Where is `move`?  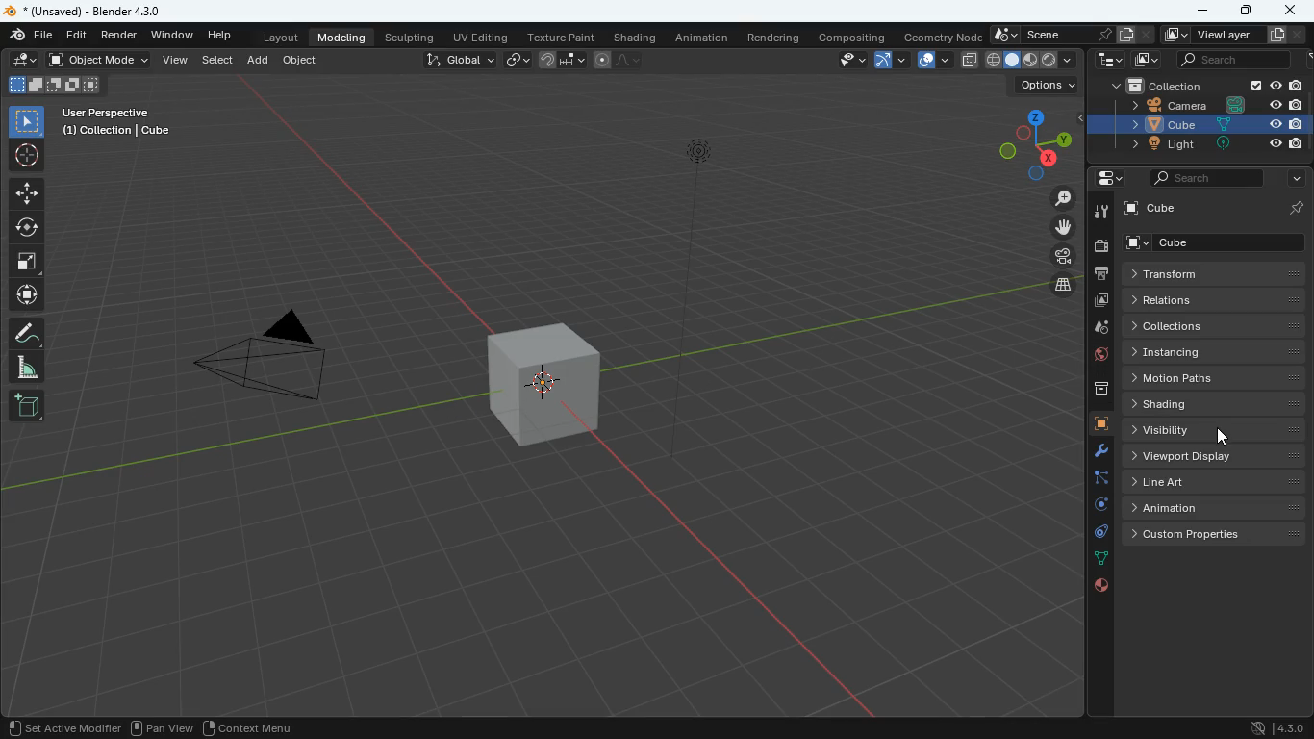 move is located at coordinates (1053, 229).